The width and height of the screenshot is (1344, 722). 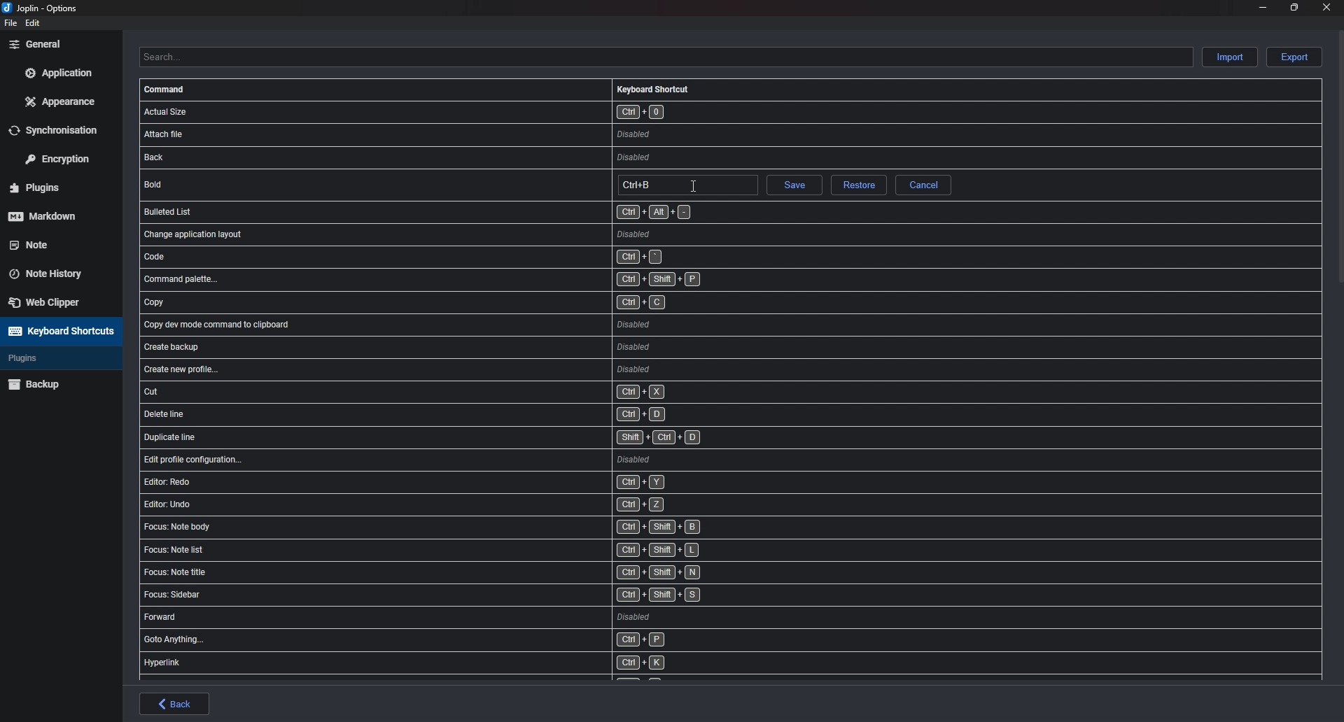 What do you see at coordinates (1324, 7) in the screenshot?
I see `close` at bounding box center [1324, 7].